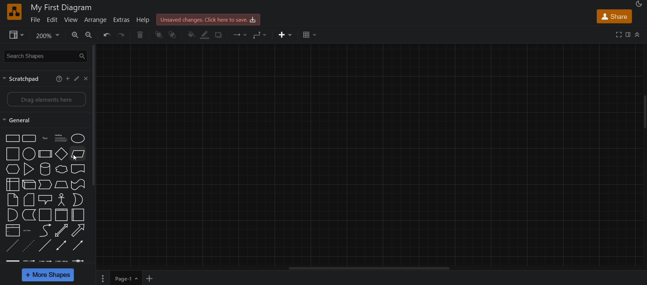 The height and width of the screenshot is (285, 647). What do you see at coordinates (108, 35) in the screenshot?
I see `undo` at bounding box center [108, 35].